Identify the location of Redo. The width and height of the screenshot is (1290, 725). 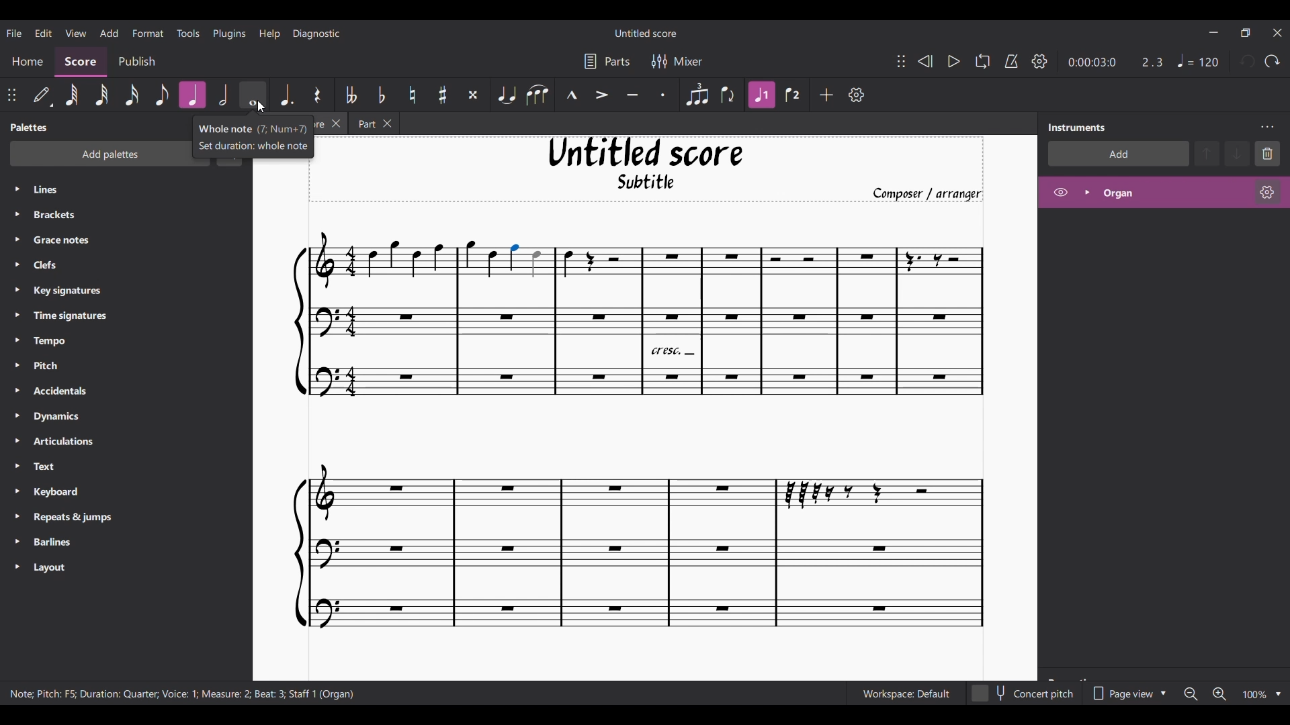
(1271, 62).